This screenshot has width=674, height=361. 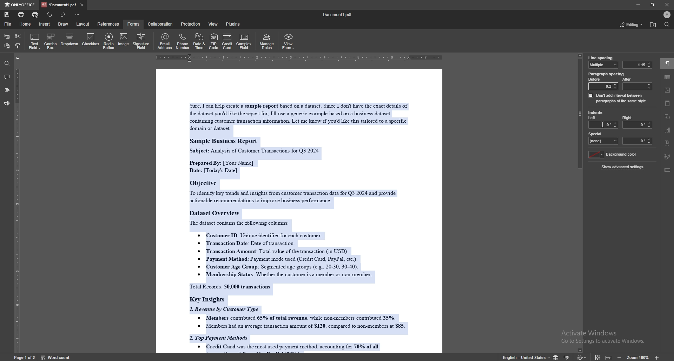 I want to click on file name, so click(x=338, y=15).